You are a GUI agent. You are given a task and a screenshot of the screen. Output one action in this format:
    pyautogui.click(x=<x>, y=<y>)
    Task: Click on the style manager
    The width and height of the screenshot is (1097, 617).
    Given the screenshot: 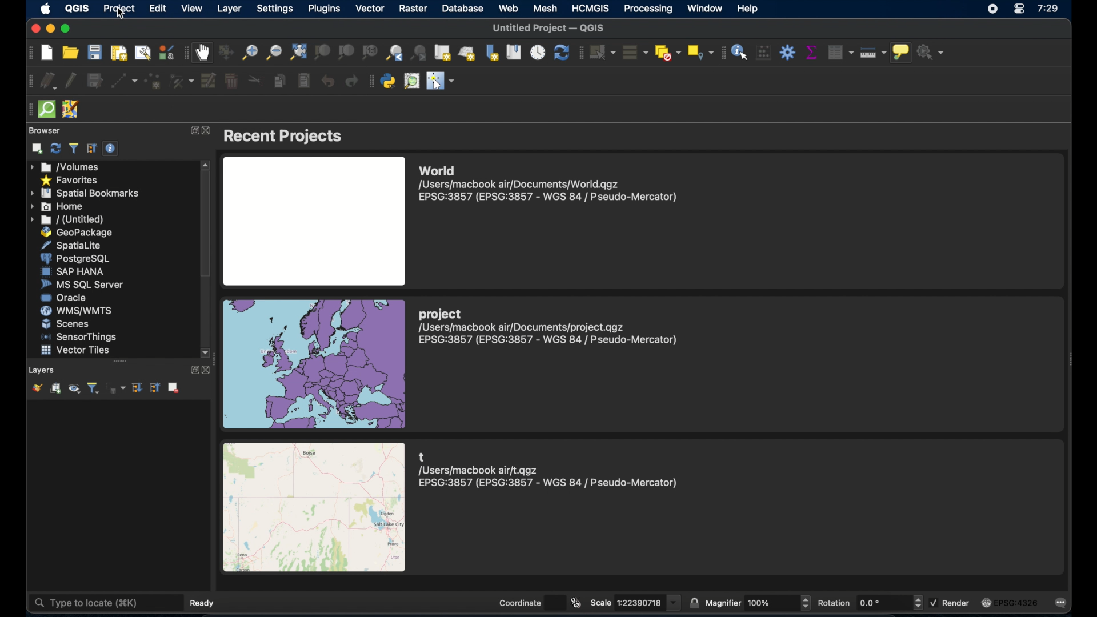 What is the action you would take?
    pyautogui.click(x=165, y=52)
    